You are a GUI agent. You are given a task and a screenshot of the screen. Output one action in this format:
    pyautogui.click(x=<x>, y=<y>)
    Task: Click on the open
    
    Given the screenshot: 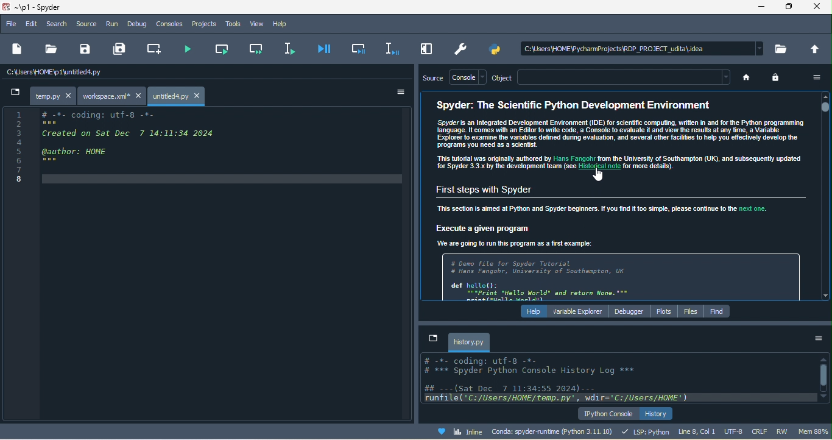 What is the action you would take?
    pyautogui.click(x=49, y=50)
    